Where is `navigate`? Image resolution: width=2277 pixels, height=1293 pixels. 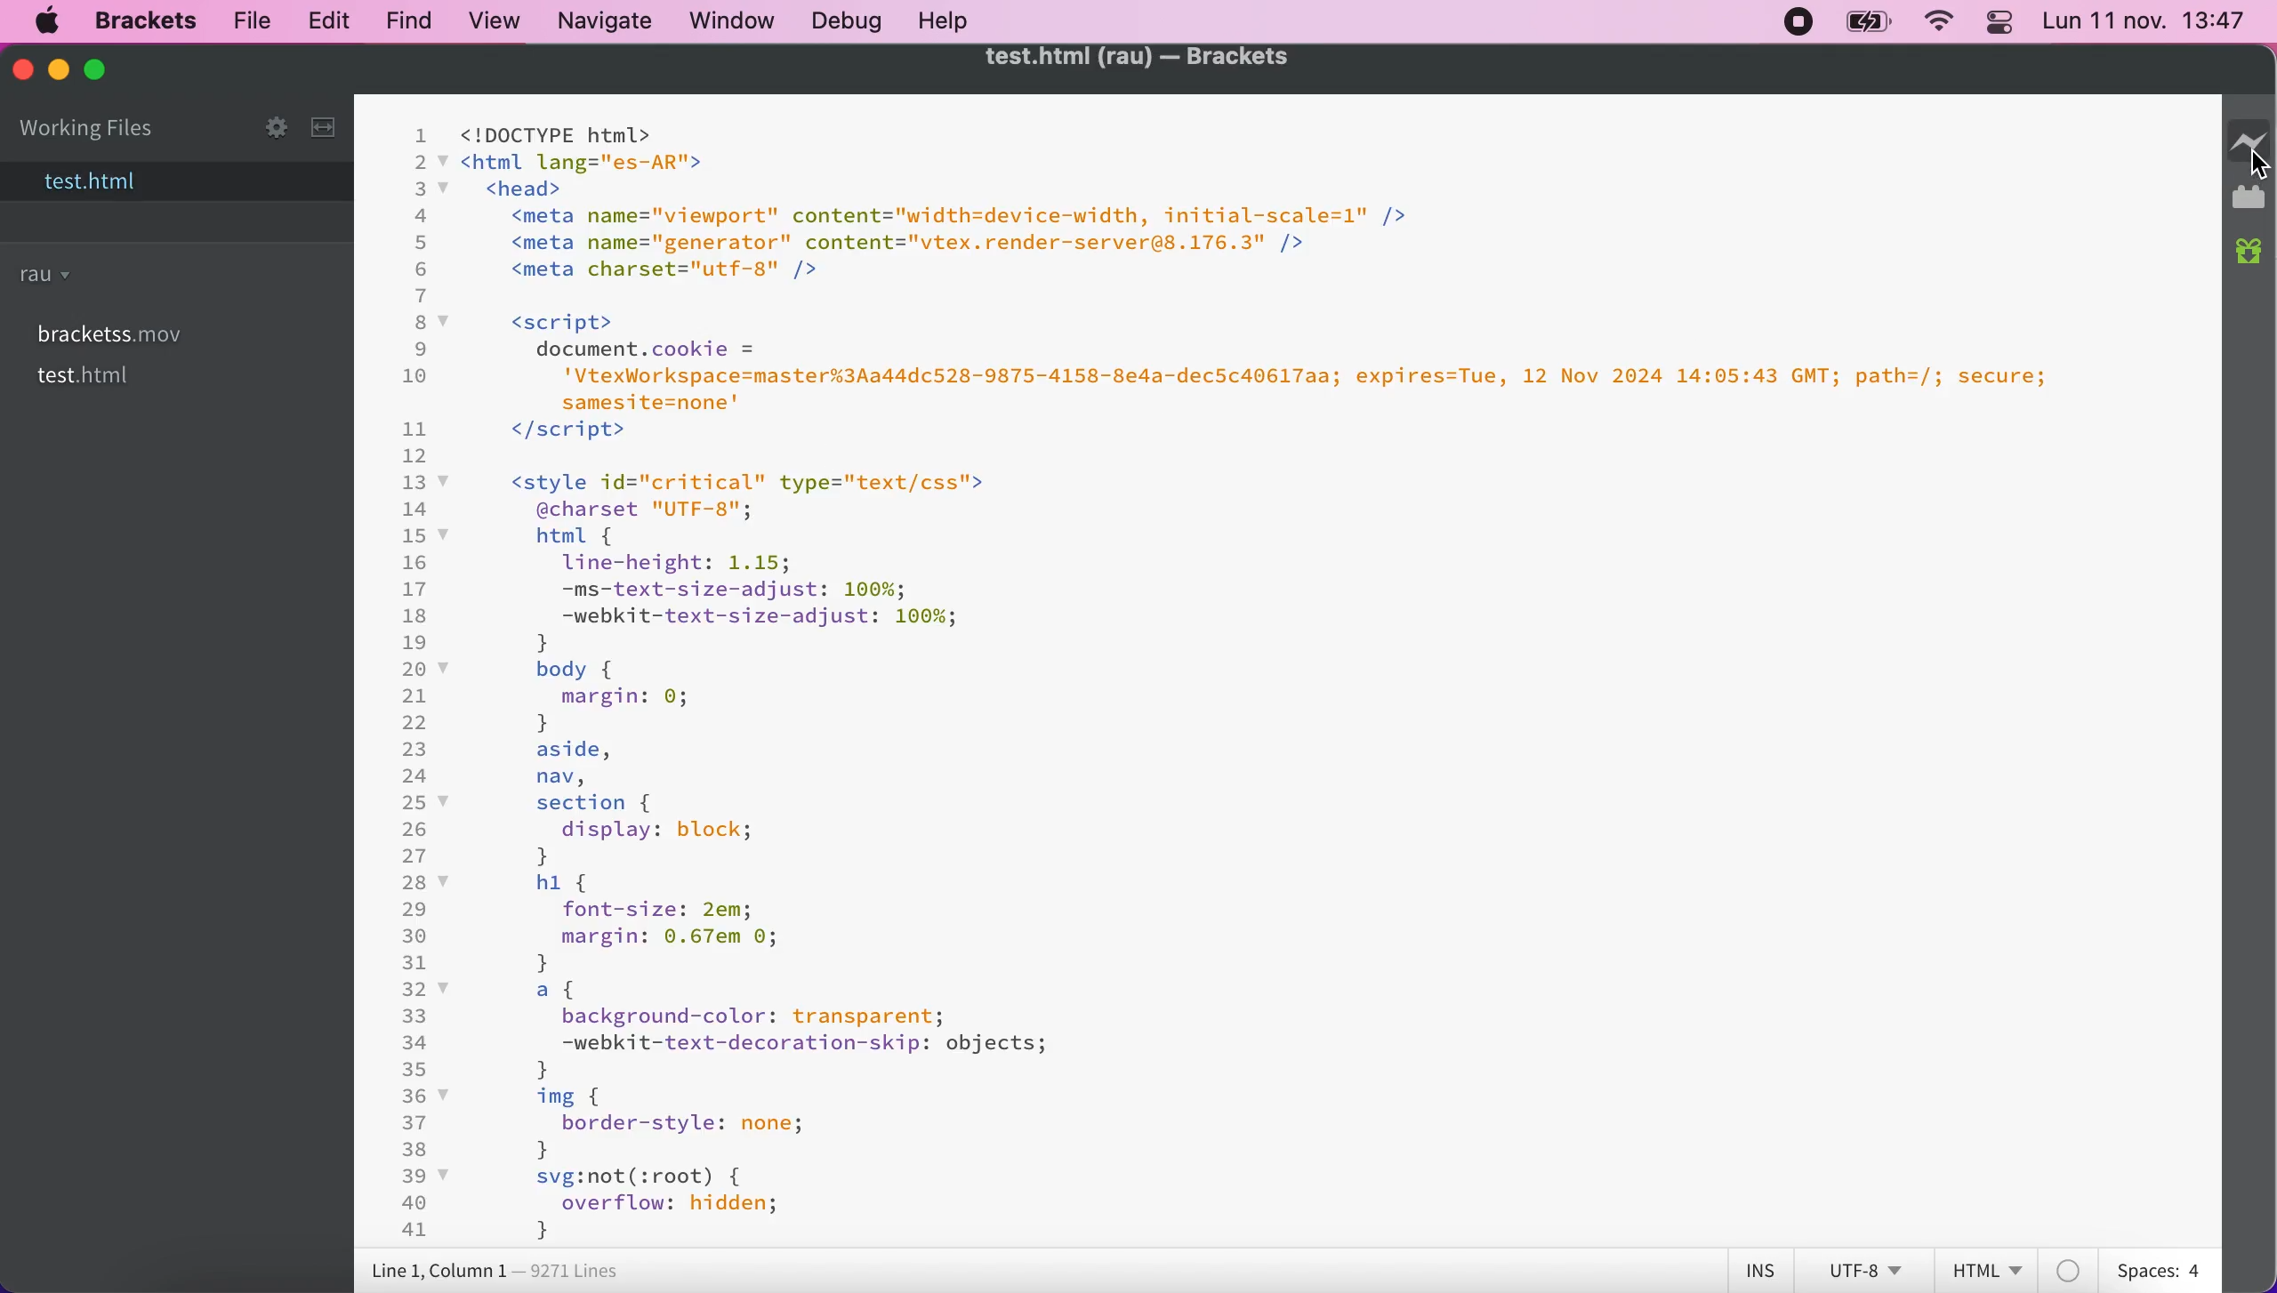
navigate is located at coordinates (607, 22).